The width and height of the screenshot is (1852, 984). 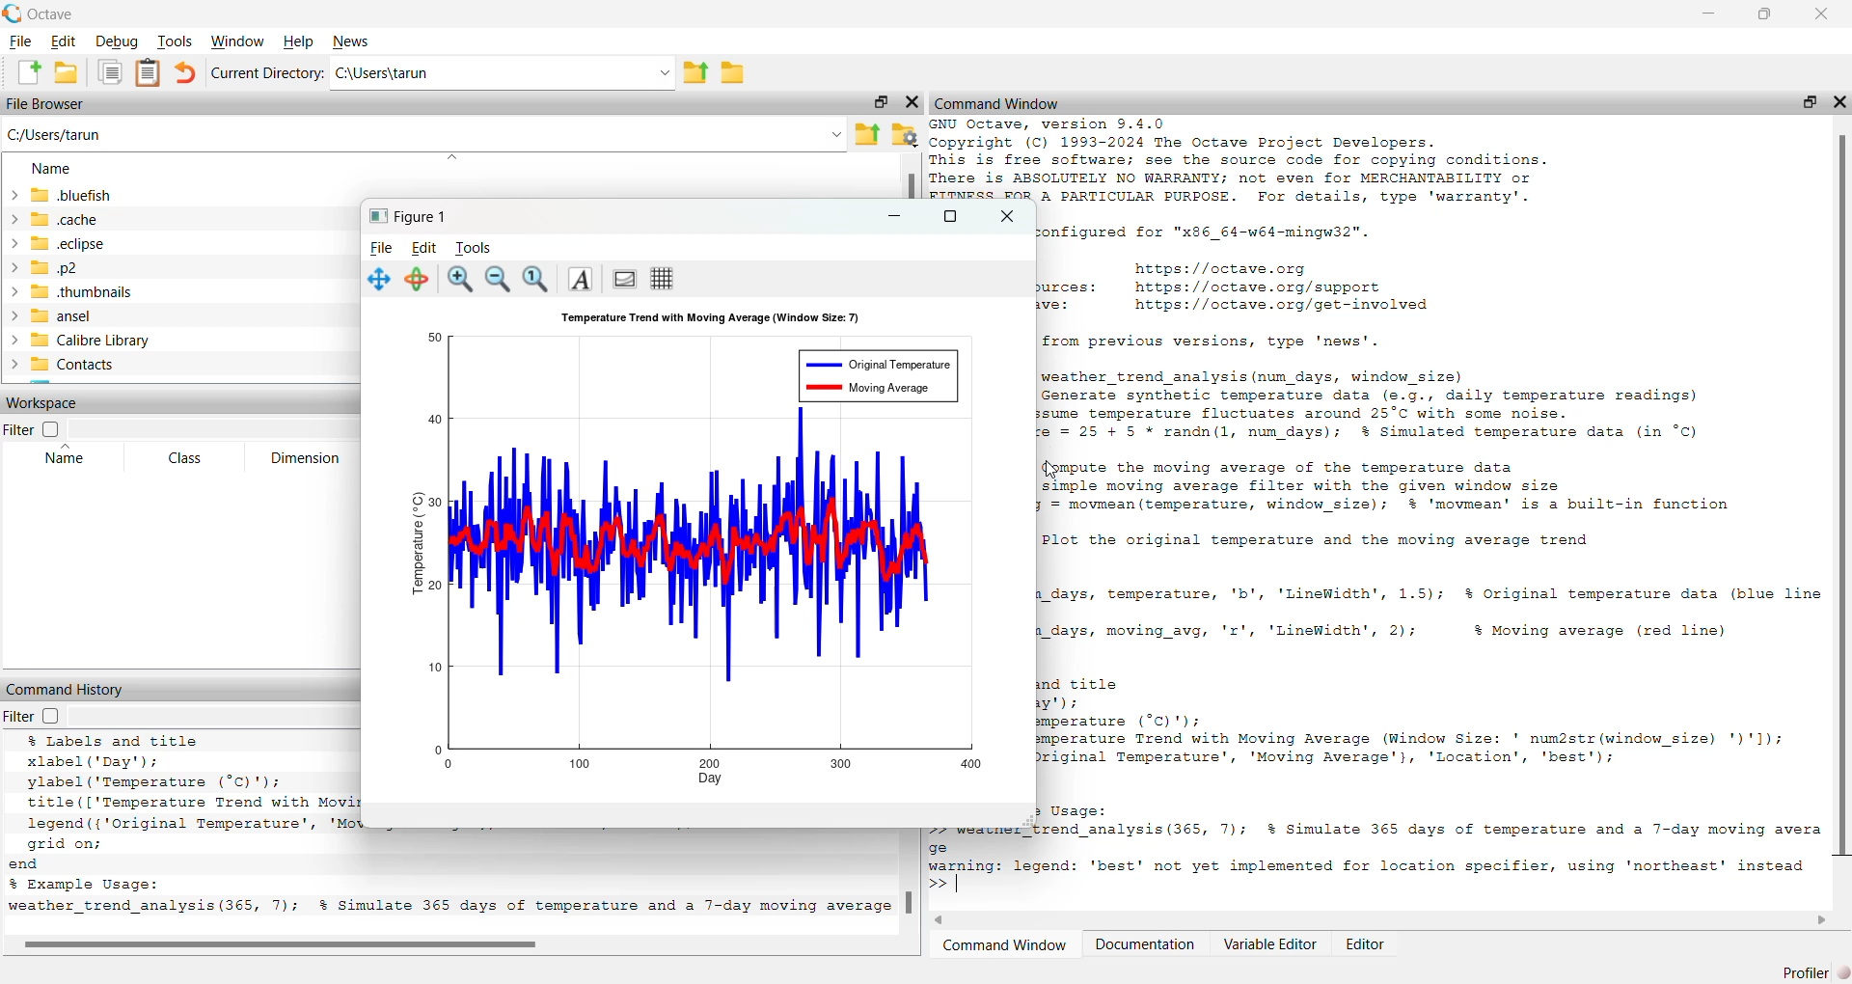 I want to click on xlabel ("Sum of Two Dice’);

ylabel ('Probability'):

title (['Probability Distribution of Rolling Two Dice (', num2str (num rolls), ' Rolls)'l):
grid on;

xticks (2:12); % Set x-ticks to represent sums from 2 to 12

d

Example Usage:

mulate_dice_rolls(10000); % Simulate 10,000 rolls of two dice

Octave 9.4.0, Wed Feb 26 11:22:56 2025 GMT <unknown@Richie_rich>, so click(x=183, y=810).